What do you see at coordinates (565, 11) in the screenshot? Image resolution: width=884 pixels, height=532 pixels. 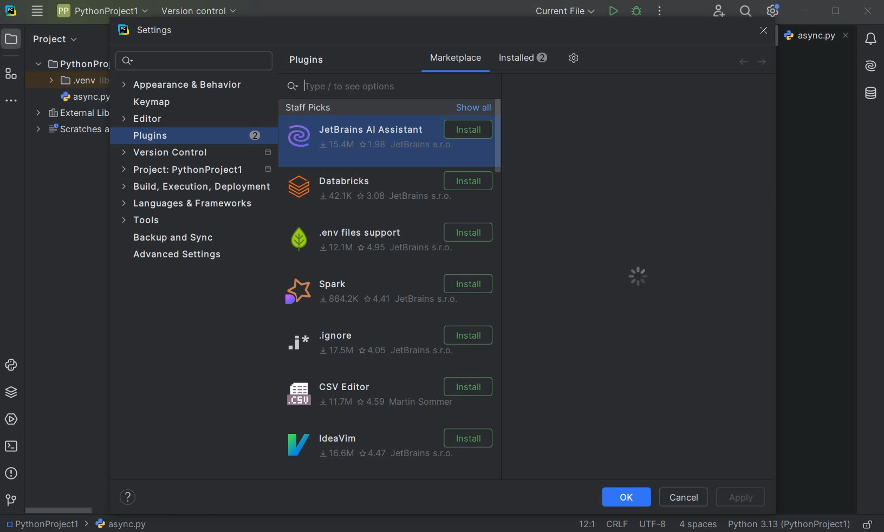 I see `current file` at bounding box center [565, 11].